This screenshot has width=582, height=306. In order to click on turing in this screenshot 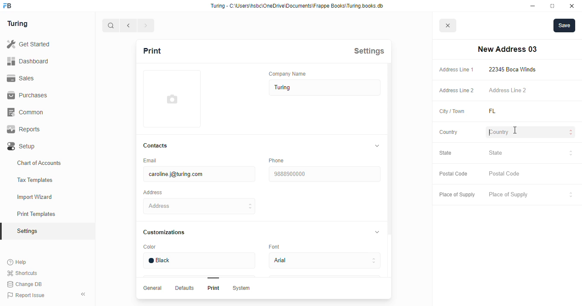, I will do `click(17, 23)`.